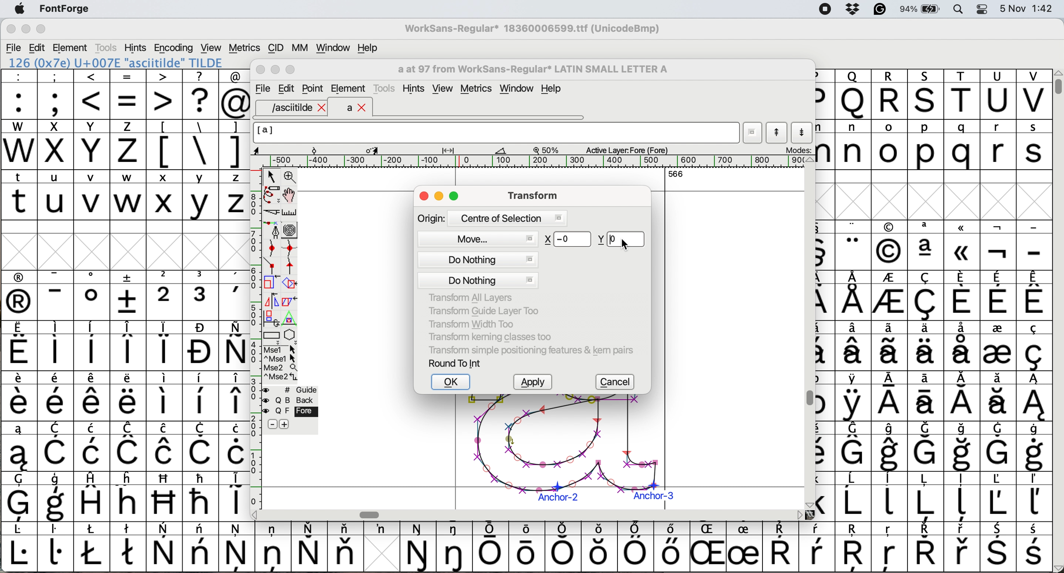  Describe the element at coordinates (19, 9) in the screenshot. I see `system logo` at that location.